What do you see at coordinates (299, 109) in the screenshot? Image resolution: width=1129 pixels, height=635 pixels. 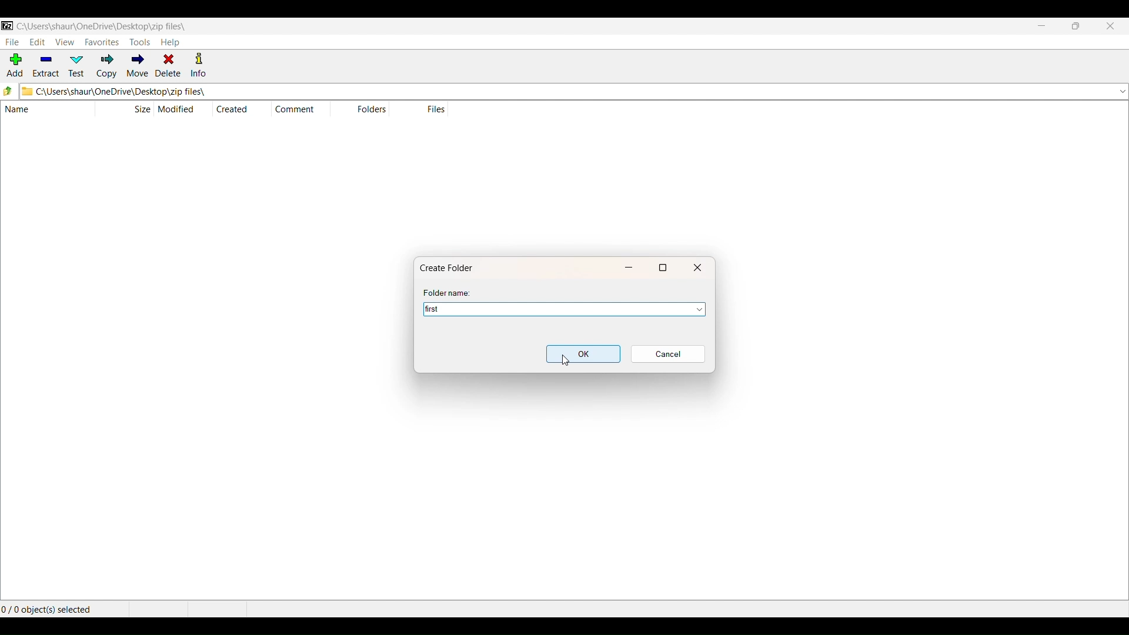 I see `COMMENT` at bounding box center [299, 109].